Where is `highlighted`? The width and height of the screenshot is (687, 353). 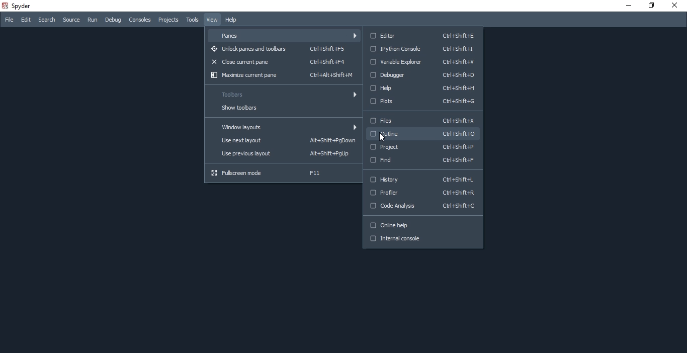 highlighted is located at coordinates (425, 134).